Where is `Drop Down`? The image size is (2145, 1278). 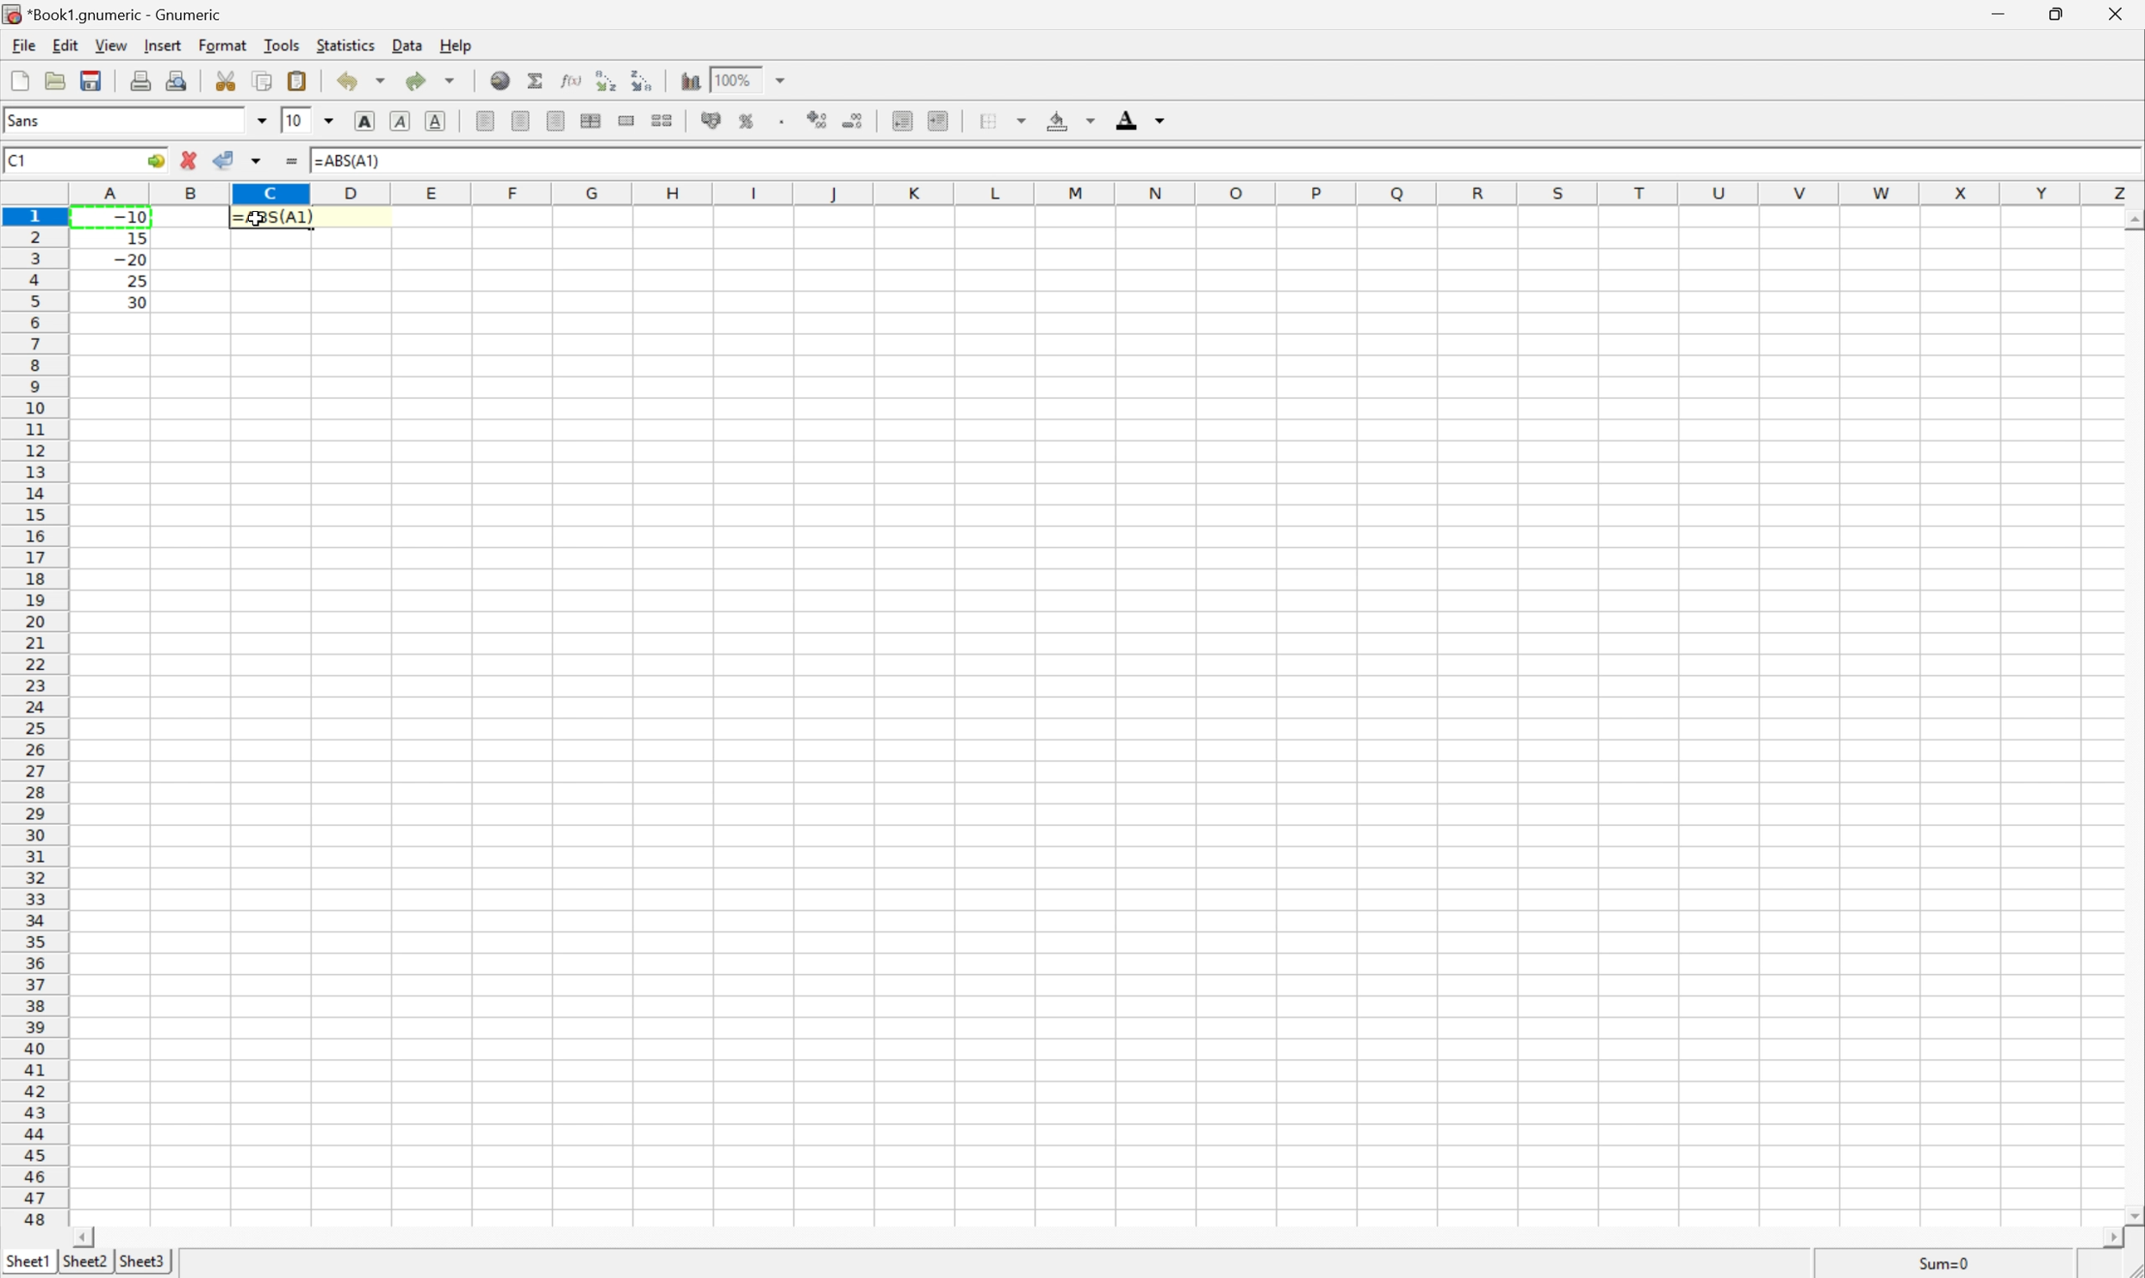 Drop Down is located at coordinates (332, 119).